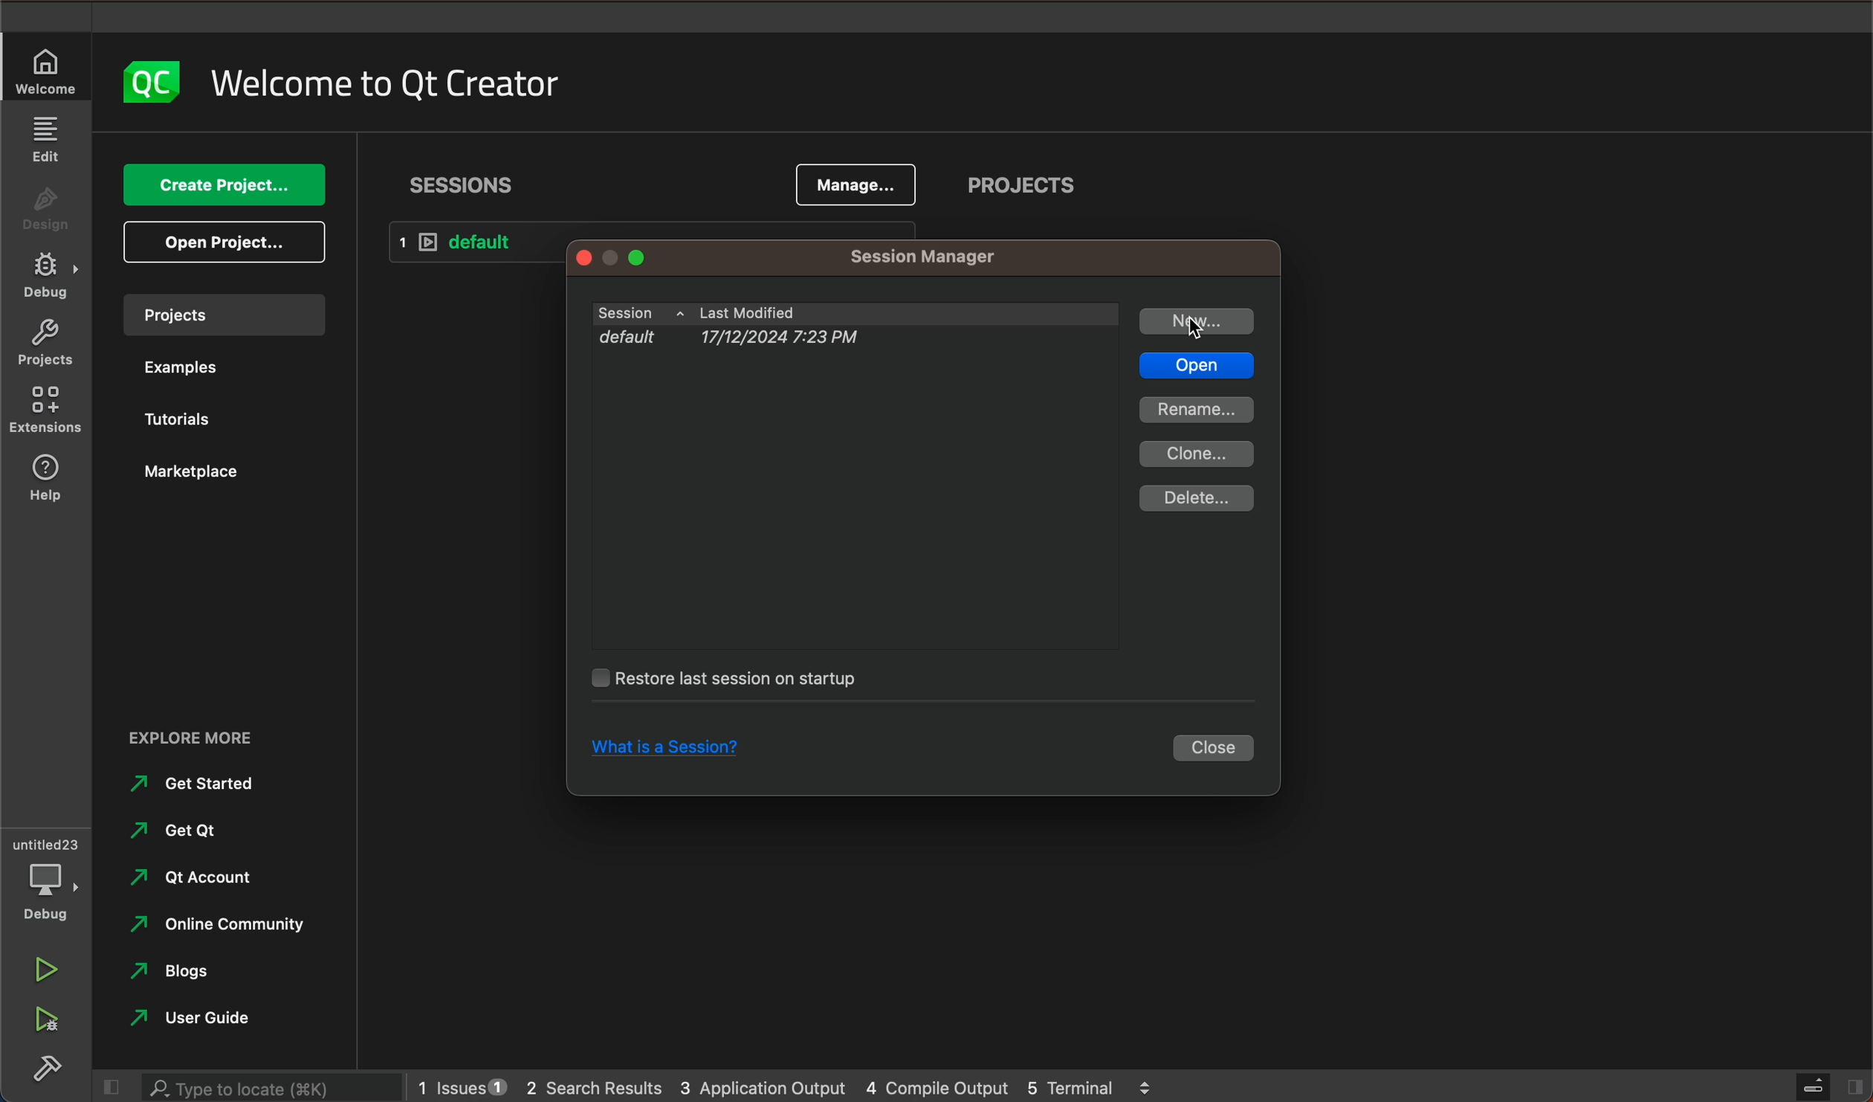  What do you see at coordinates (855, 314) in the screenshot?
I see `sessions , last modified` at bounding box center [855, 314].